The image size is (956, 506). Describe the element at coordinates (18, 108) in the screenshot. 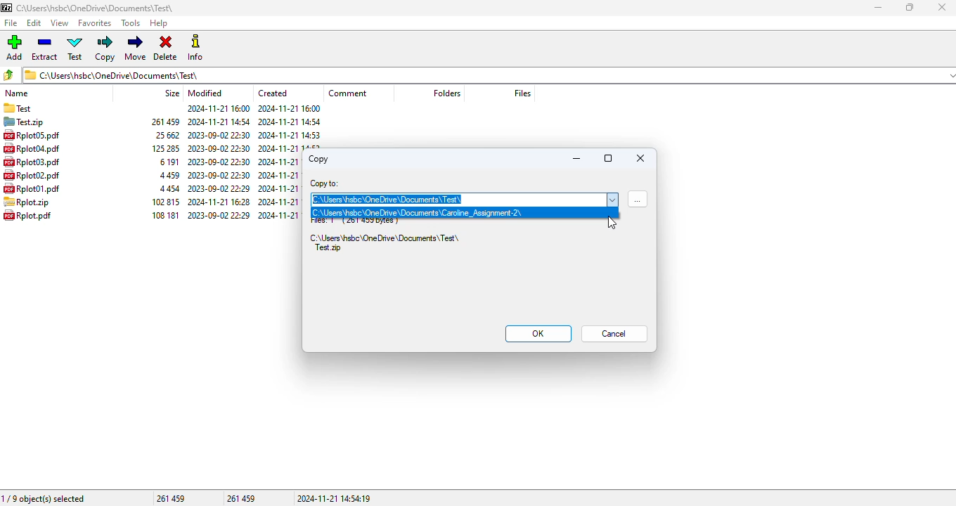

I see `folder name` at that location.